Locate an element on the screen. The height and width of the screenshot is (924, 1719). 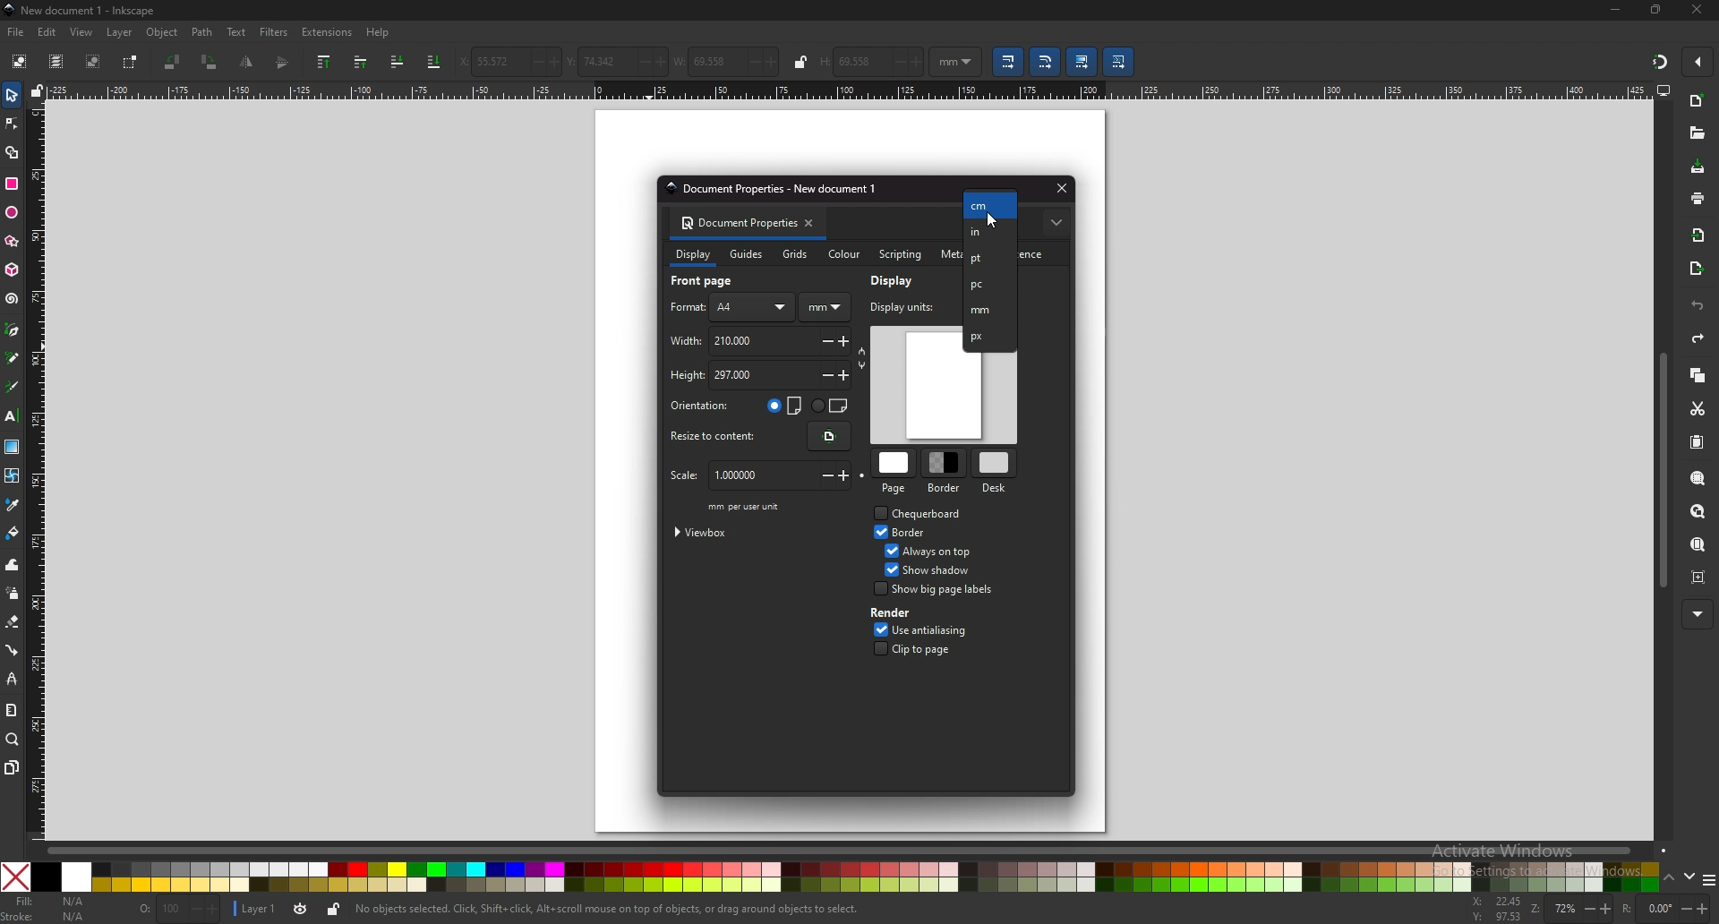
resize to content is located at coordinates (720, 437).